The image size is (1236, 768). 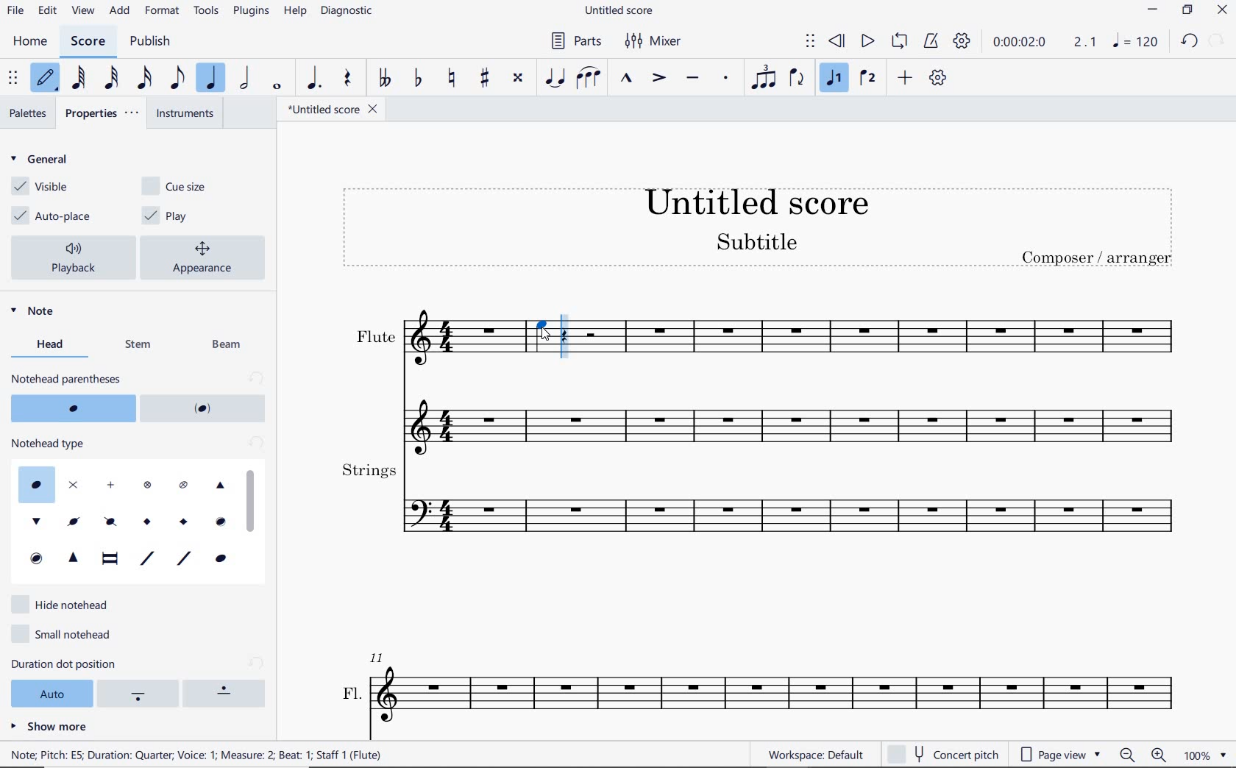 What do you see at coordinates (229, 344) in the screenshot?
I see `BEAM` at bounding box center [229, 344].